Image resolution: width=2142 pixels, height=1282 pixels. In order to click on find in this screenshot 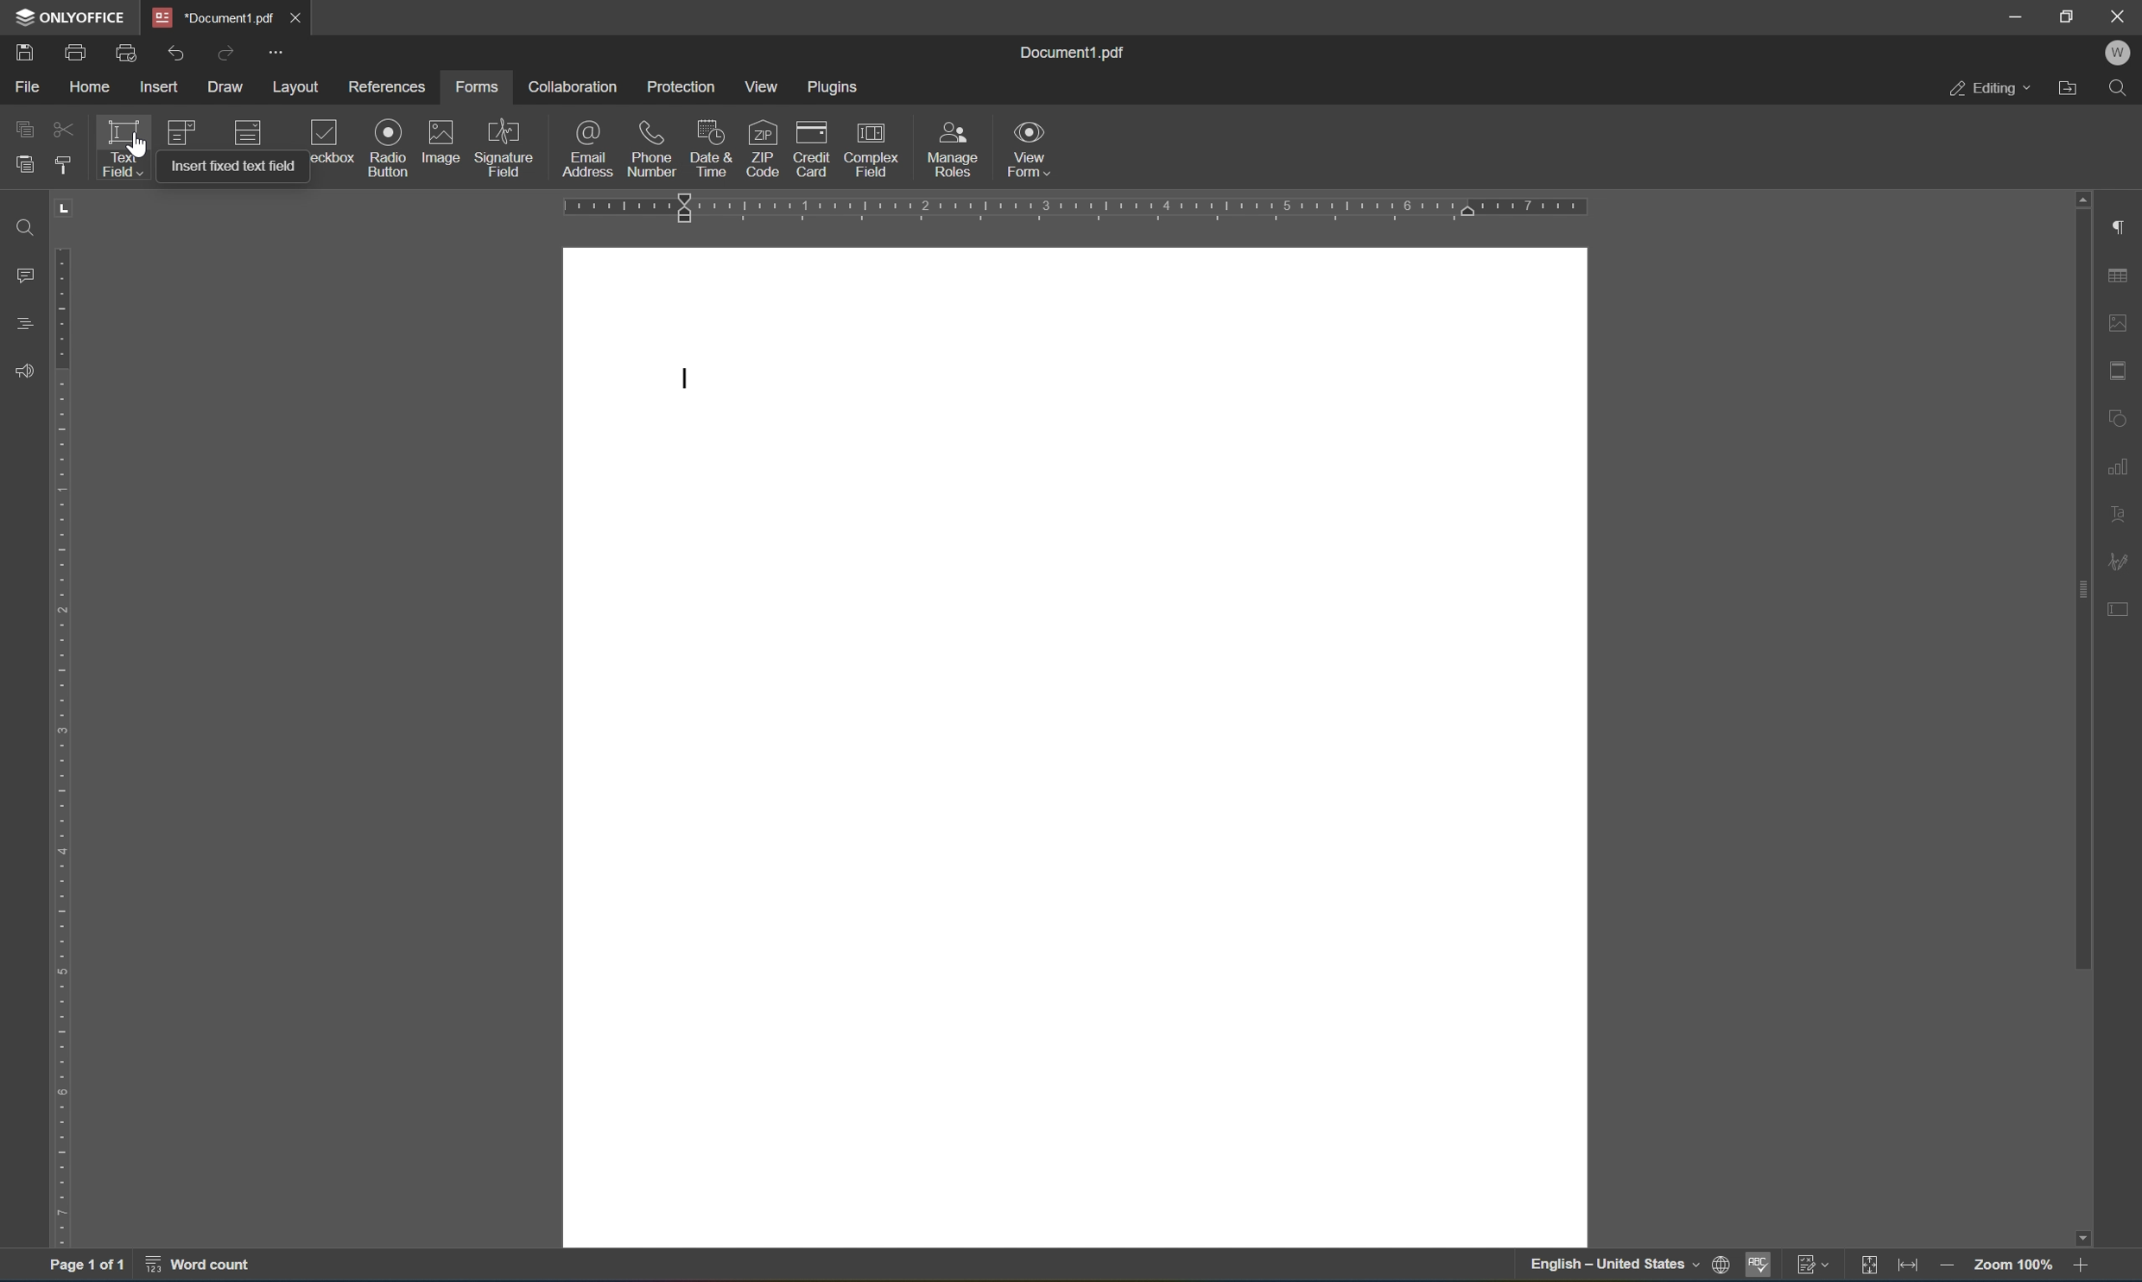, I will do `click(2120, 89)`.